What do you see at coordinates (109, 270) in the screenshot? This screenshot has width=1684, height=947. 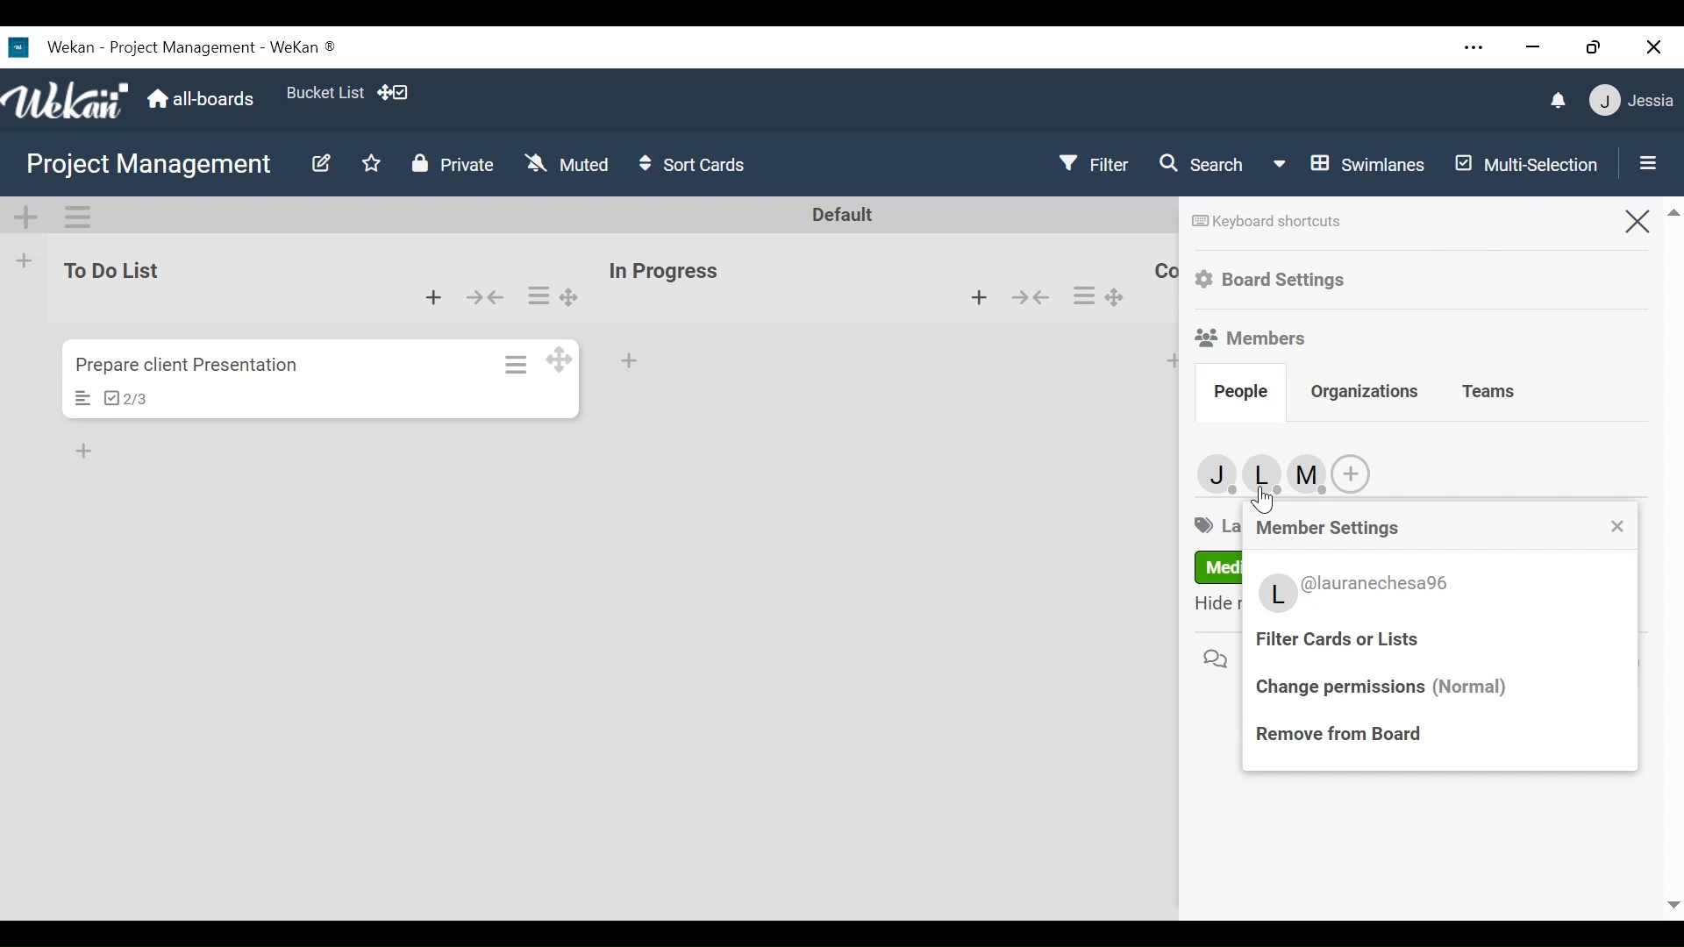 I see `List Title` at bounding box center [109, 270].